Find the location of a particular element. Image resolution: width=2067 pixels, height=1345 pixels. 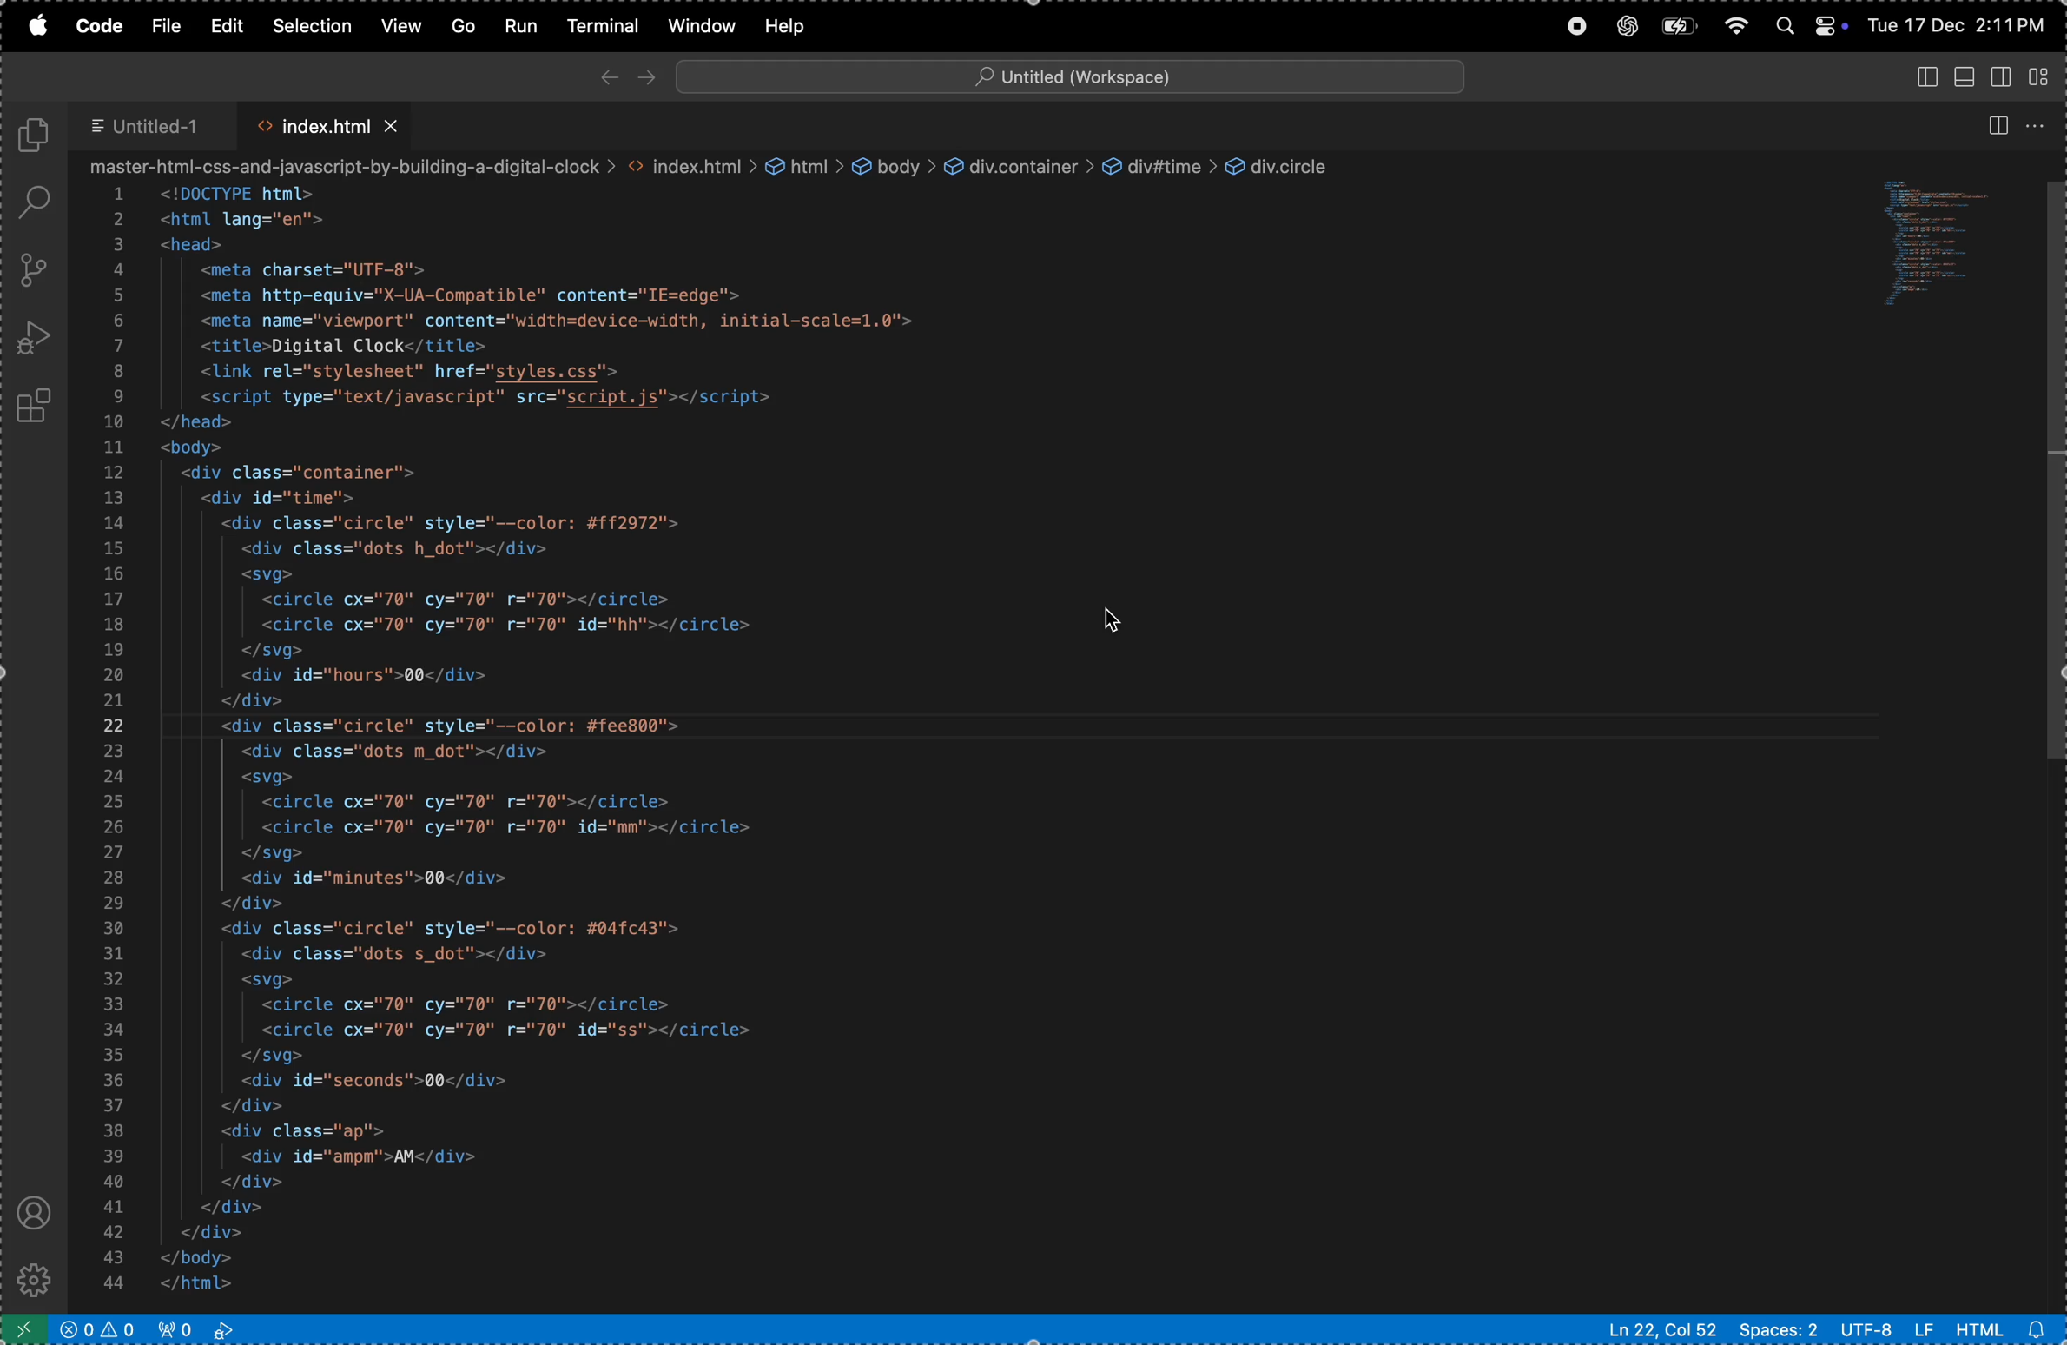

file is located at coordinates (168, 28).